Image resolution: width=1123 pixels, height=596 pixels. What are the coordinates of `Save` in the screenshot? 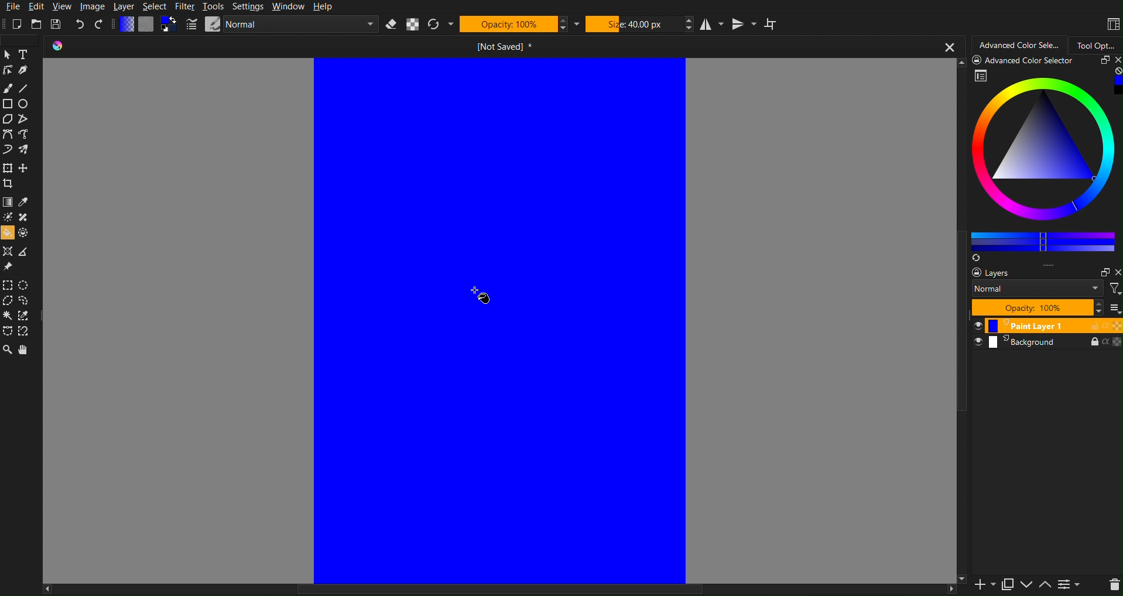 It's located at (55, 23).